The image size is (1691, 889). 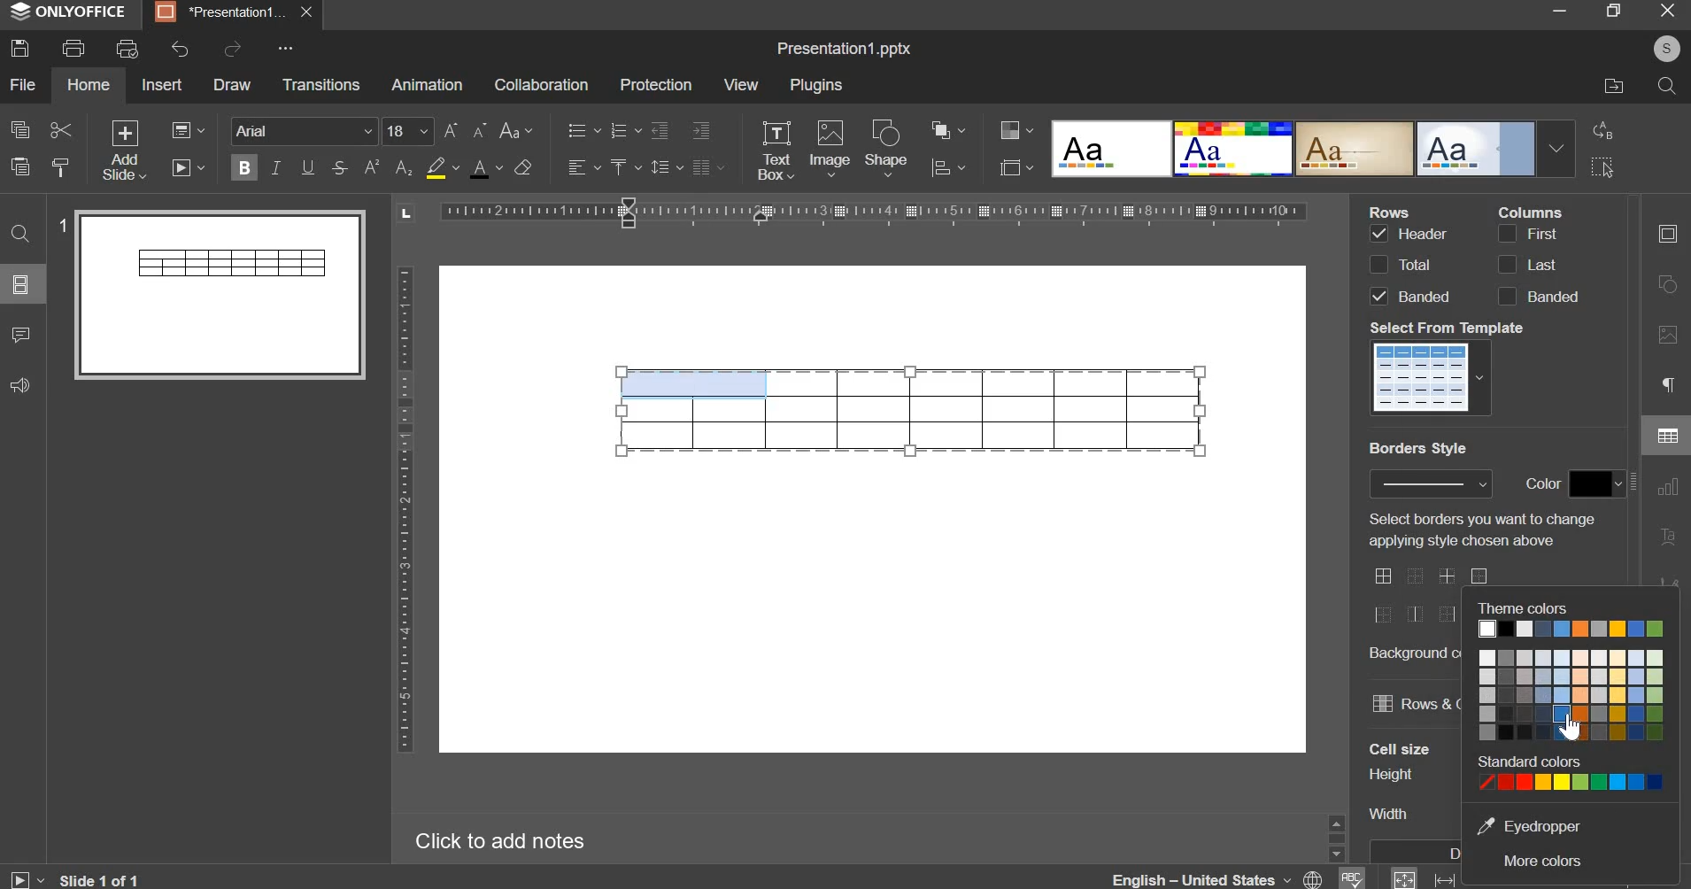 What do you see at coordinates (540, 84) in the screenshot?
I see `collaboration` at bounding box center [540, 84].